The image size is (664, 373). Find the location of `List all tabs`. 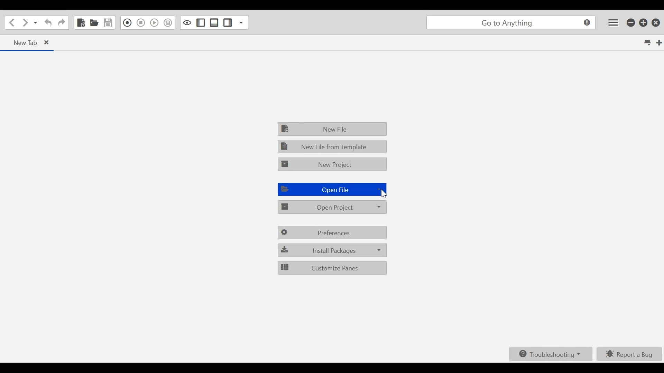

List all tabs is located at coordinates (647, 42).